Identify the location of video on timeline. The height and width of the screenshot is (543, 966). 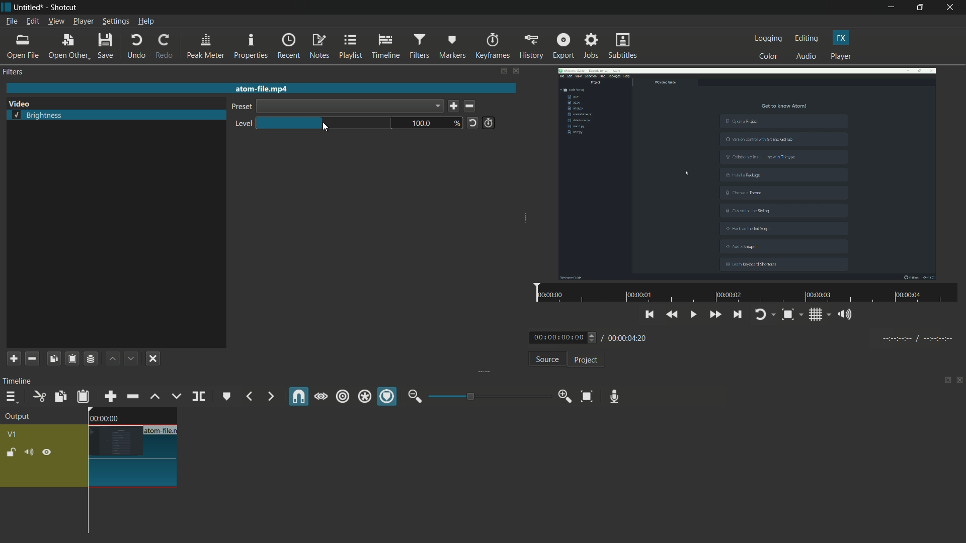
(131, 449).